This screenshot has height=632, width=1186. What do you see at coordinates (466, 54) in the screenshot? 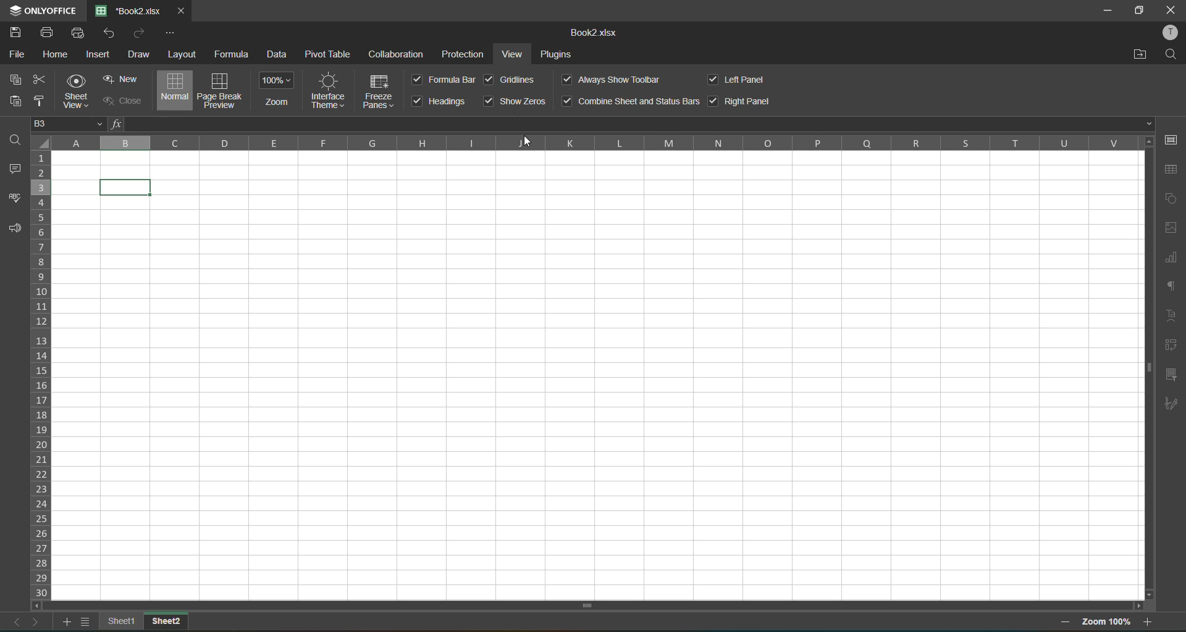
I see `protection` at bounding box center [466, 54].